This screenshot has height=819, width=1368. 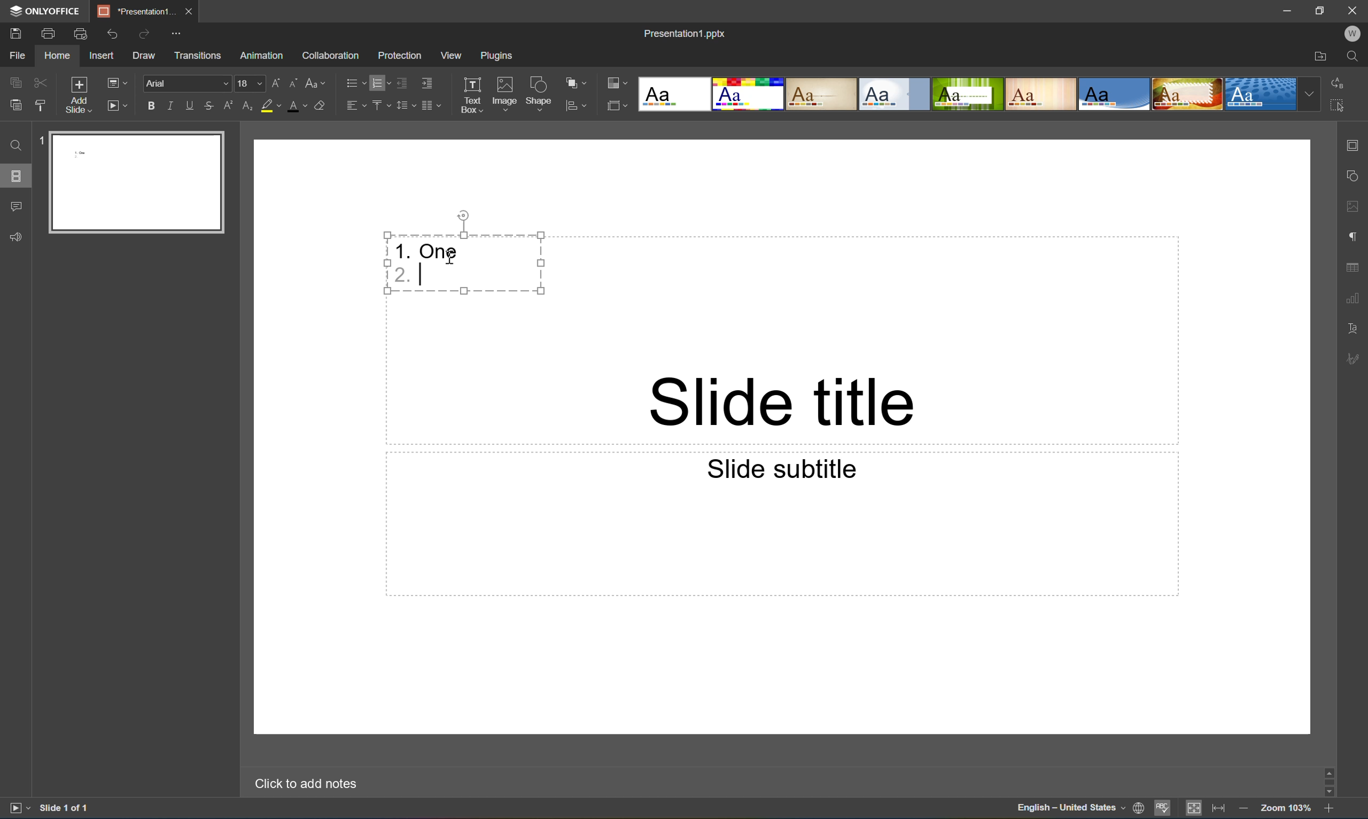 What do you see at coordinates (193, 106) in the screenshot?
I see `Underline` at bounding box center [193, 106].